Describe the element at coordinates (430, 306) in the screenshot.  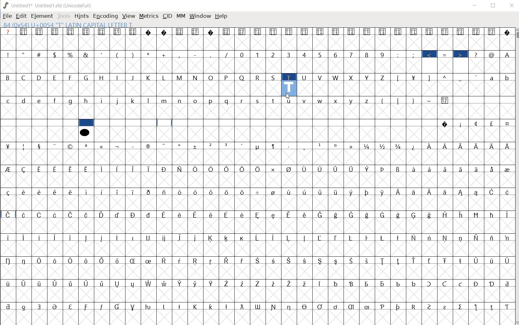
I see `Symbol` at that location.